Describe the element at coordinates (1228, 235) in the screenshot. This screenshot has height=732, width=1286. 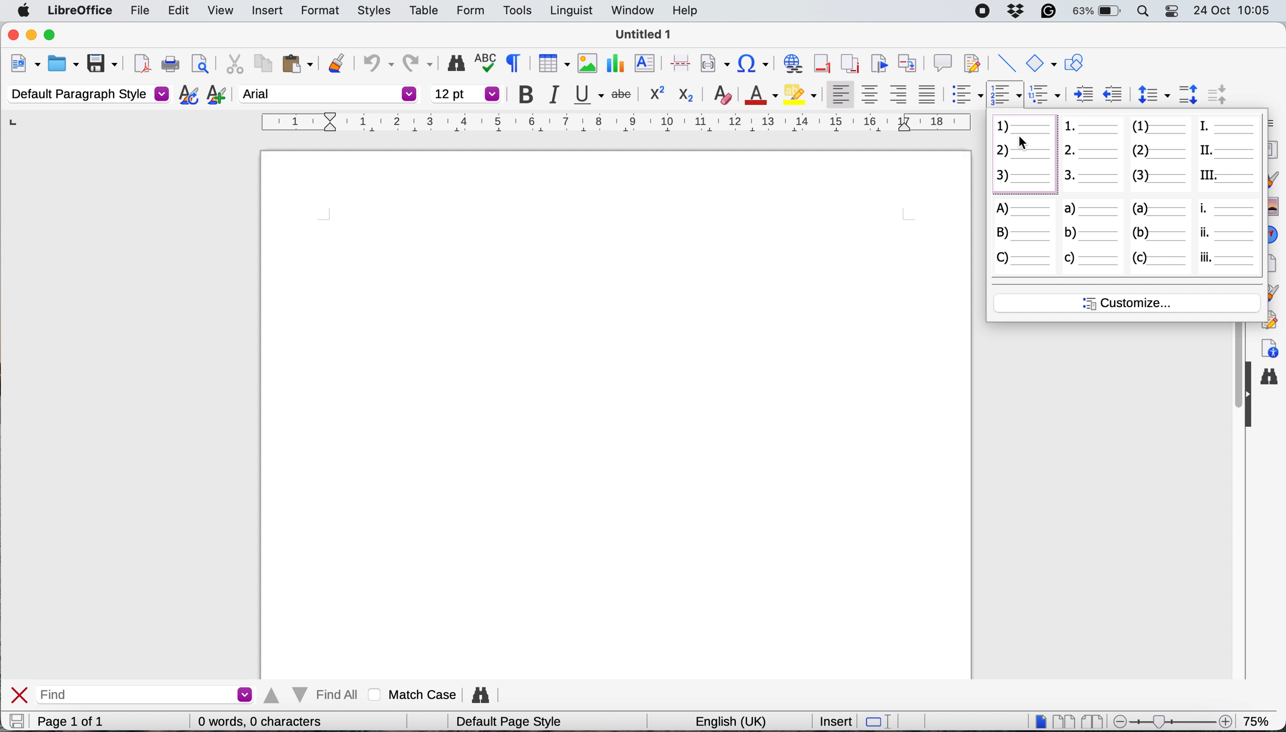
I see `lowercase roman numerals` at that location.